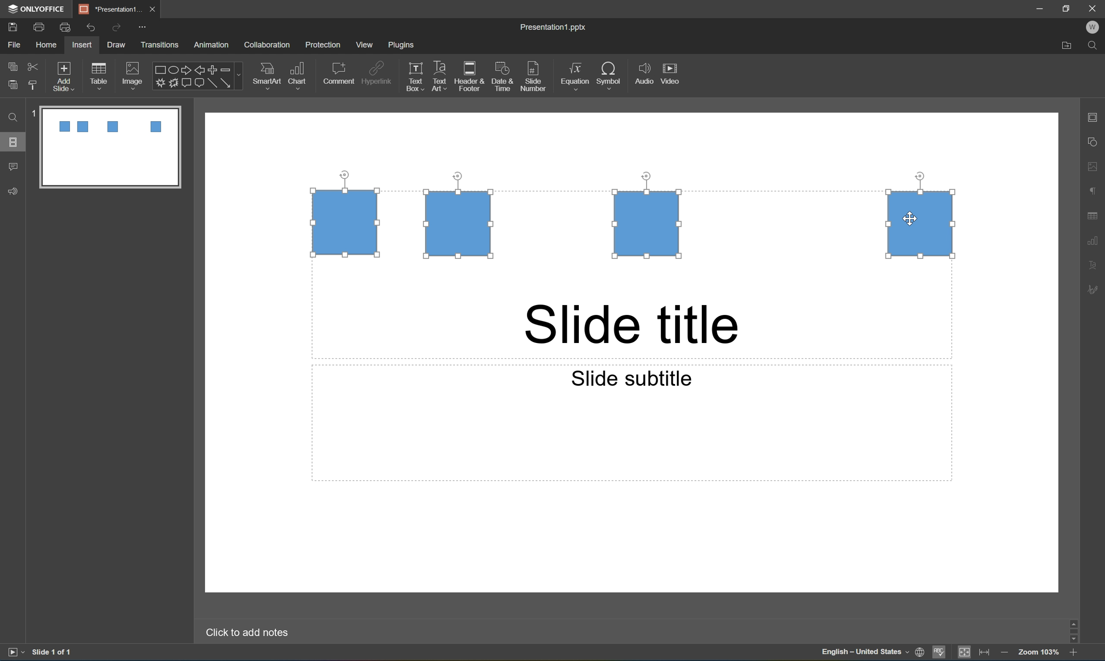  What do you see at coordinates (1095, 290) in the screenshot?
I see `signature settings` at bounding box center [1095, 290].